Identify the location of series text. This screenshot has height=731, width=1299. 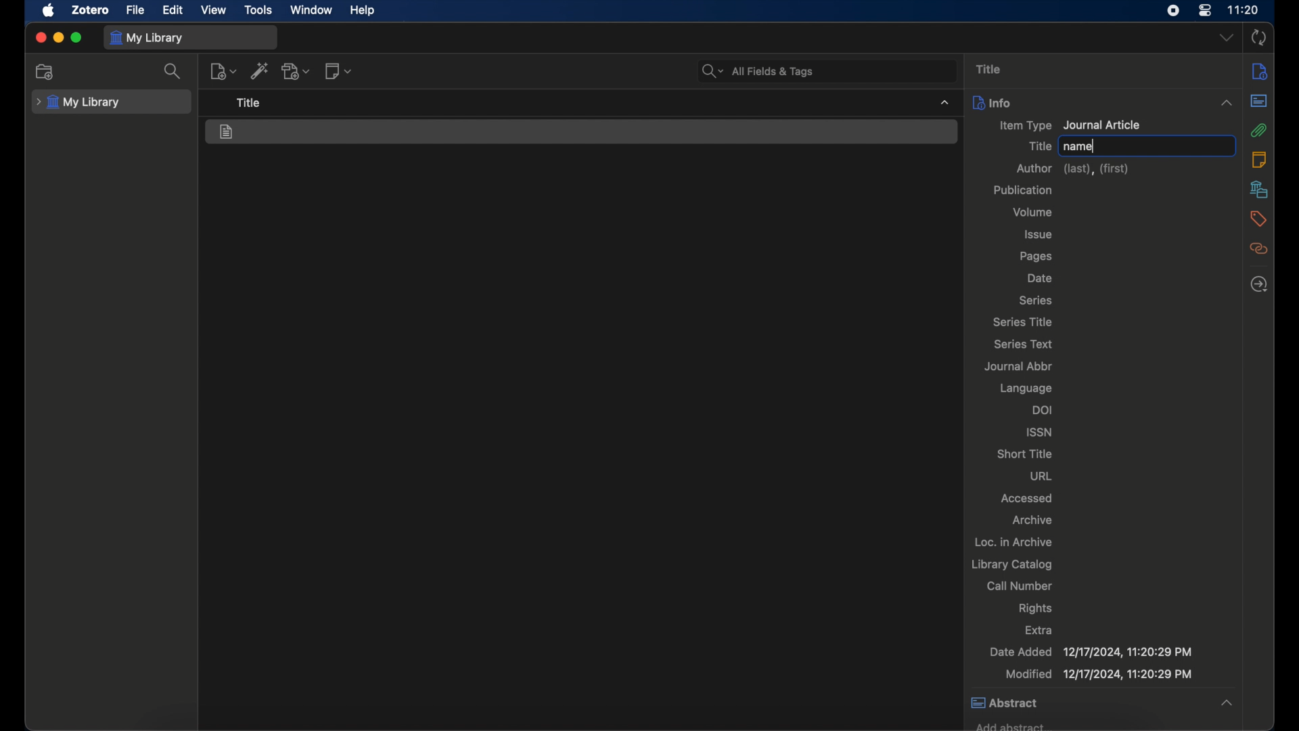
(1024, 345).